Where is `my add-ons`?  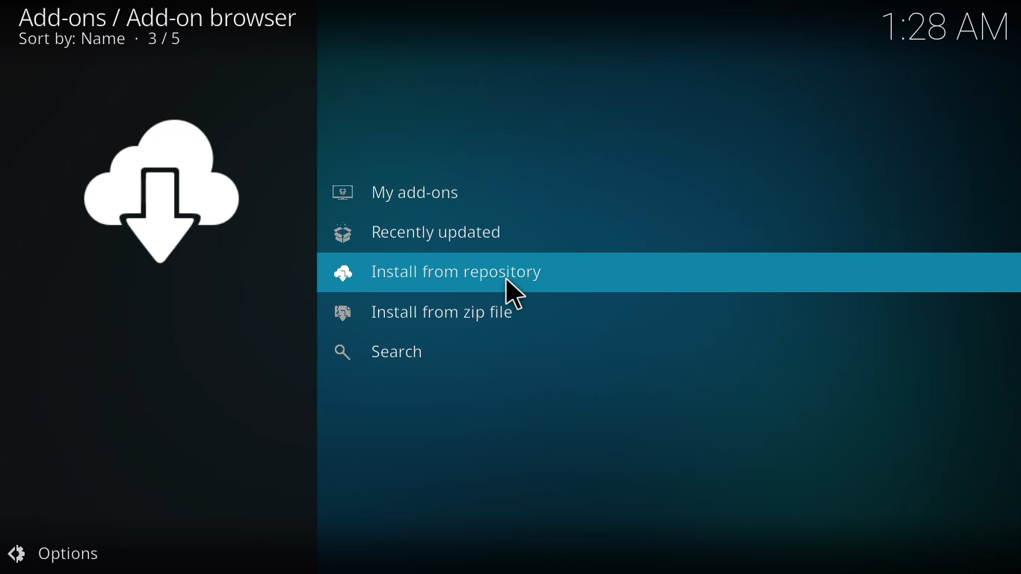 my add-ons is located at coordinates (397, 191).